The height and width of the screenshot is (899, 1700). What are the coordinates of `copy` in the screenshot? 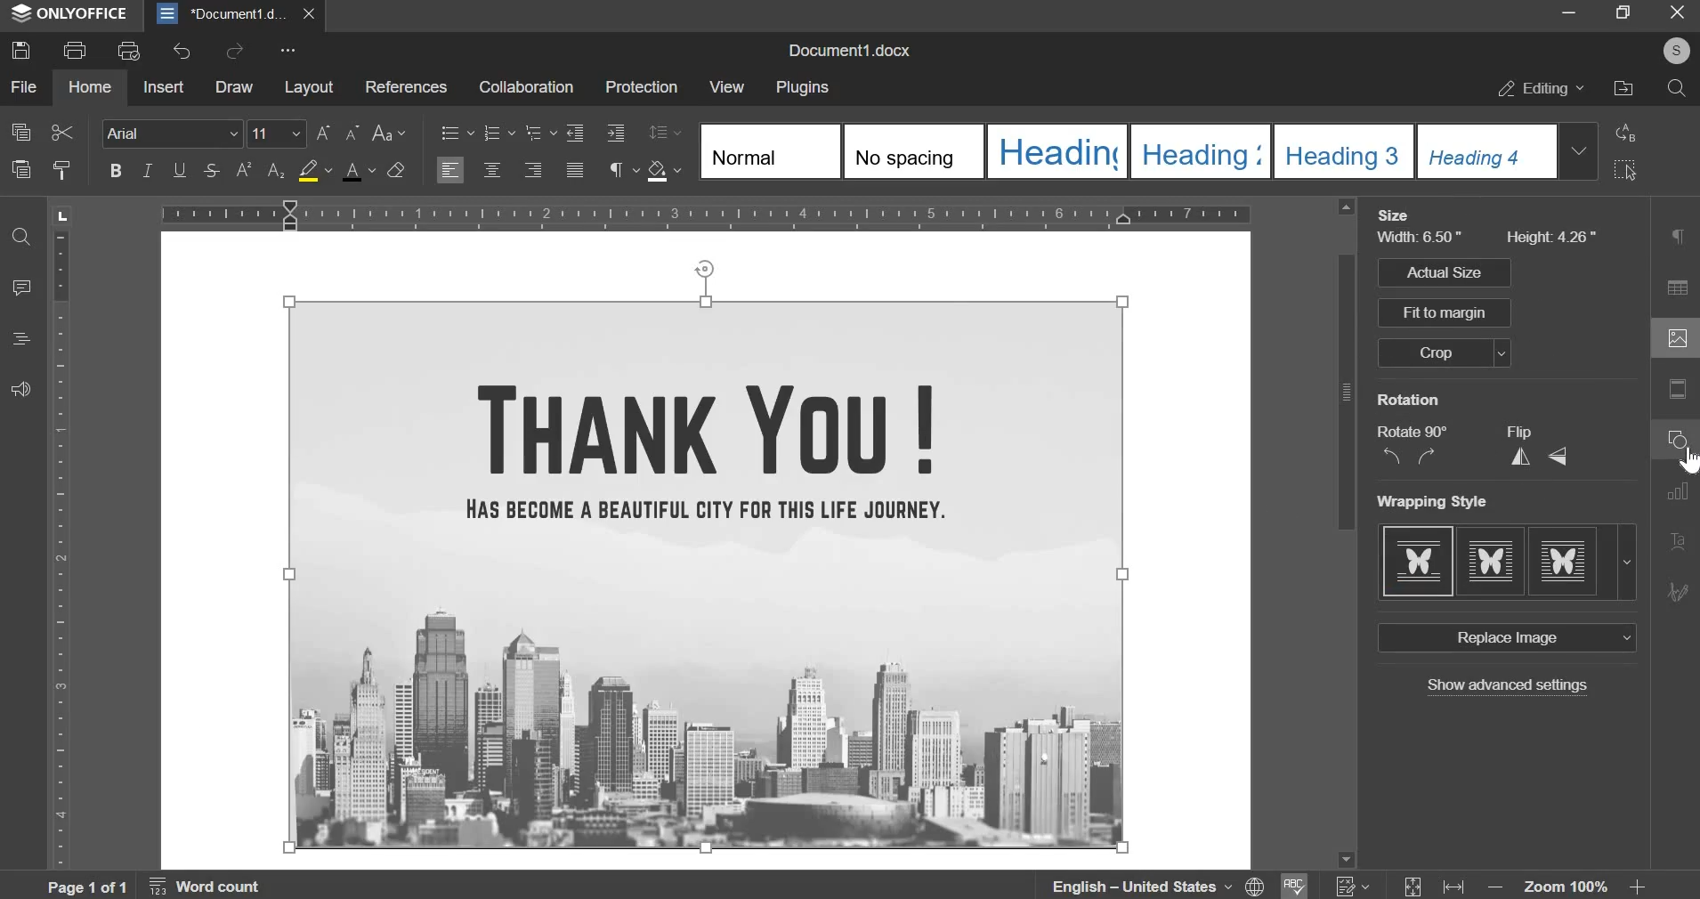 It's located at (20, 132).